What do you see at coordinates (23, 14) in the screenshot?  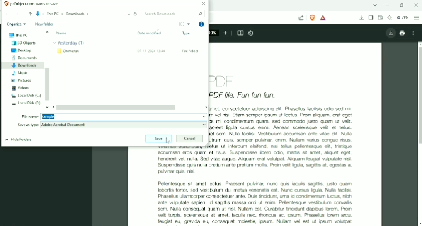 I see `Recent locations` at bounding box center [23, 14].